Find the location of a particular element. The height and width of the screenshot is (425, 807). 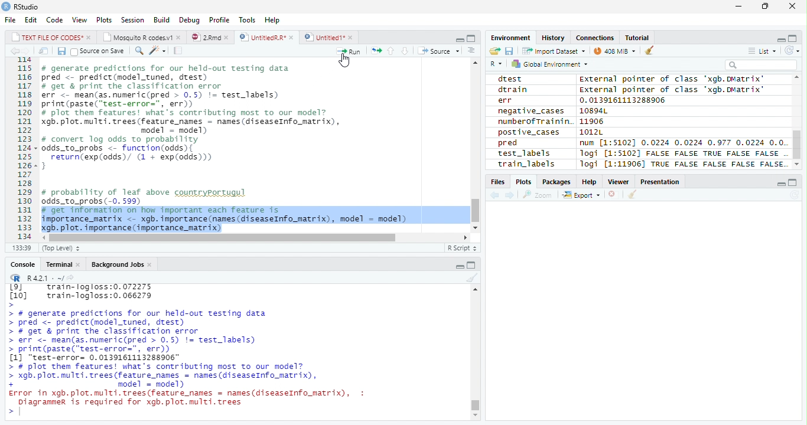

Restore Down is located at coordinates (764, 6).